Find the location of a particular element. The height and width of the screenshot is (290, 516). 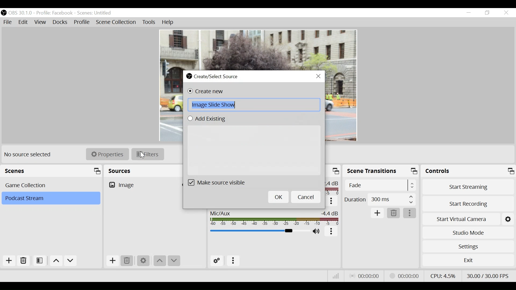

Frame Per Second is located at coordinates (488, 275).